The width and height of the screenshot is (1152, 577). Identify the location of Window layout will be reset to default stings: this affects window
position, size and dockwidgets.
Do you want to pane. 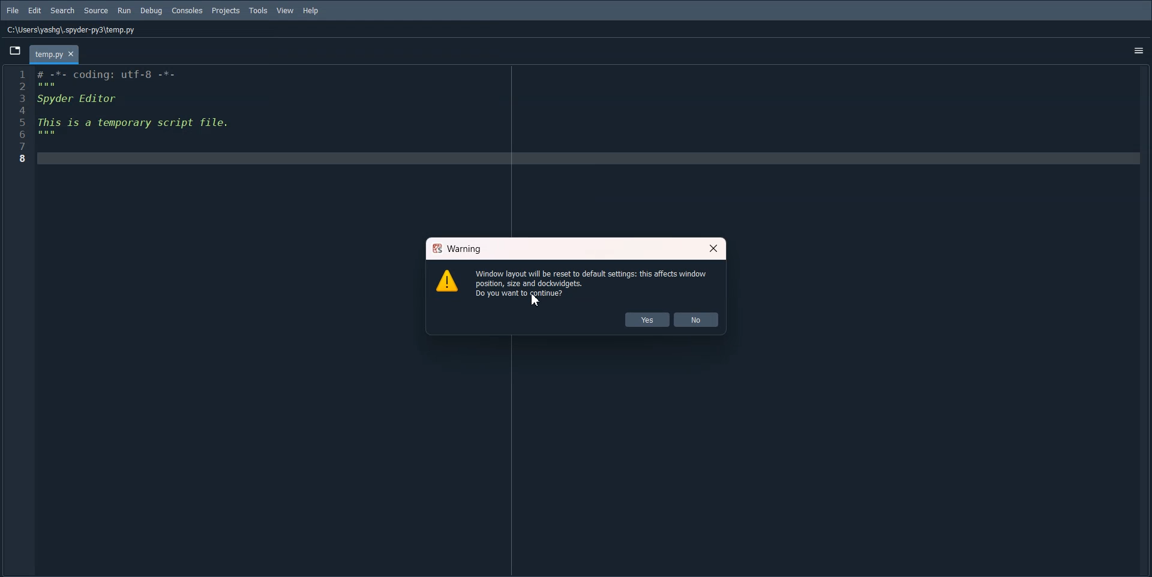
(575, 284).